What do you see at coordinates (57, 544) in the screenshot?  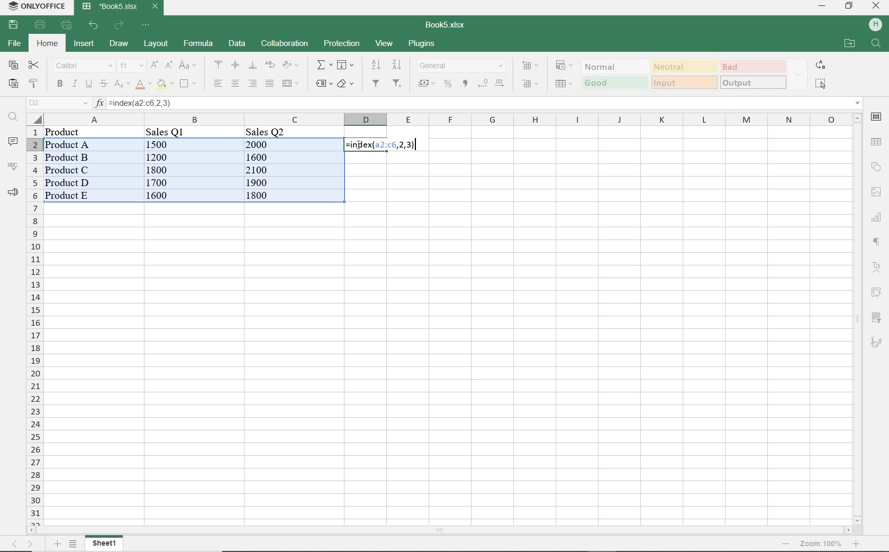 I see `add sheet` at bounding box center [57, 544].